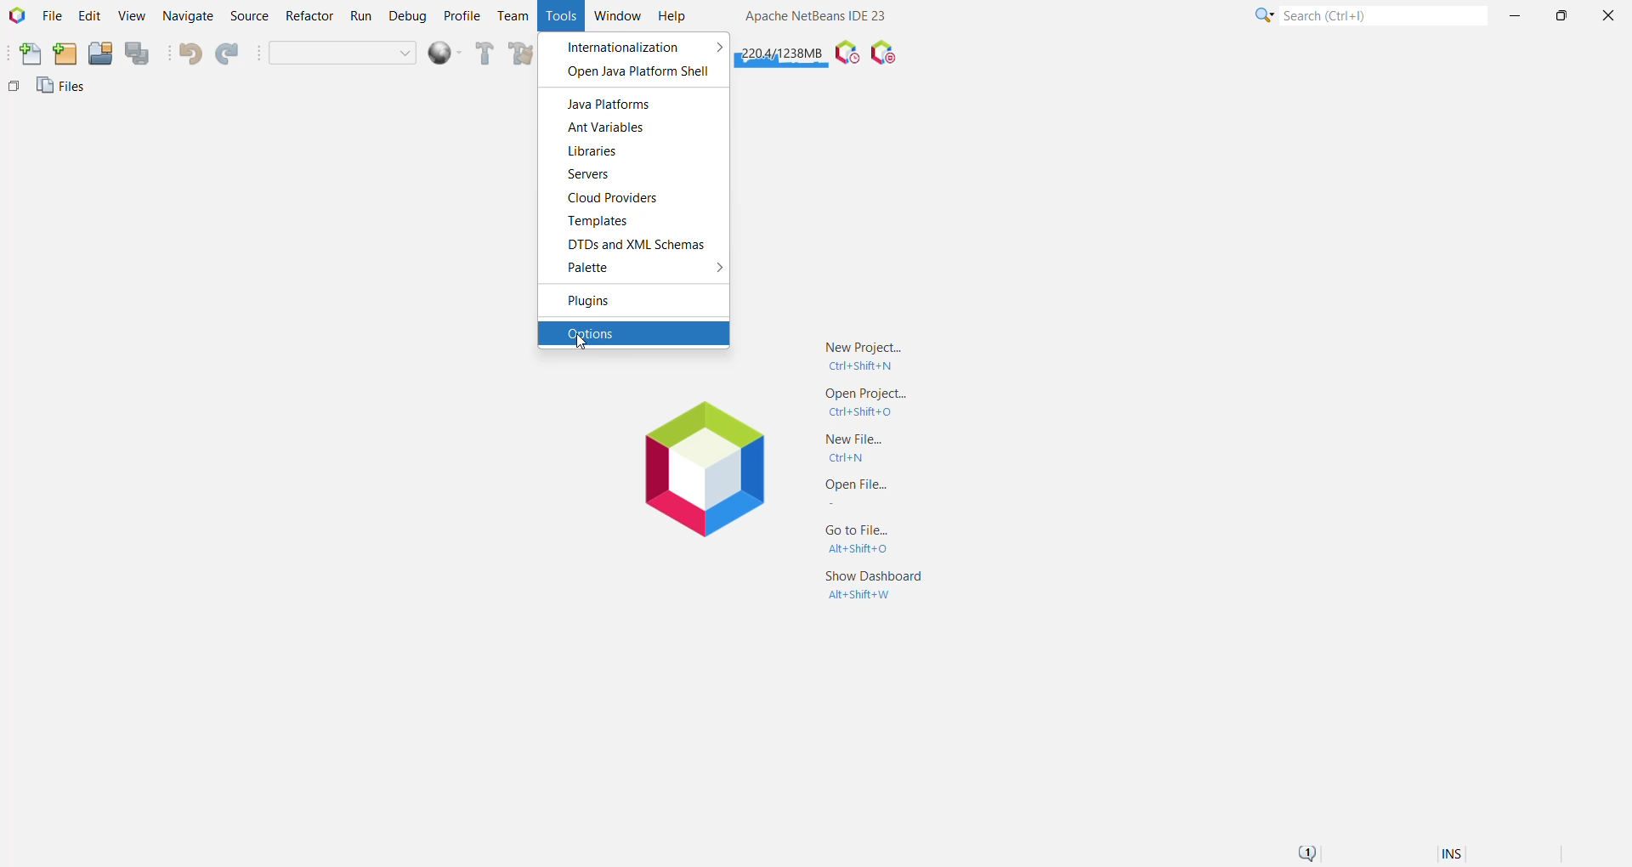  I want to click on New Project, so click(65, 54).